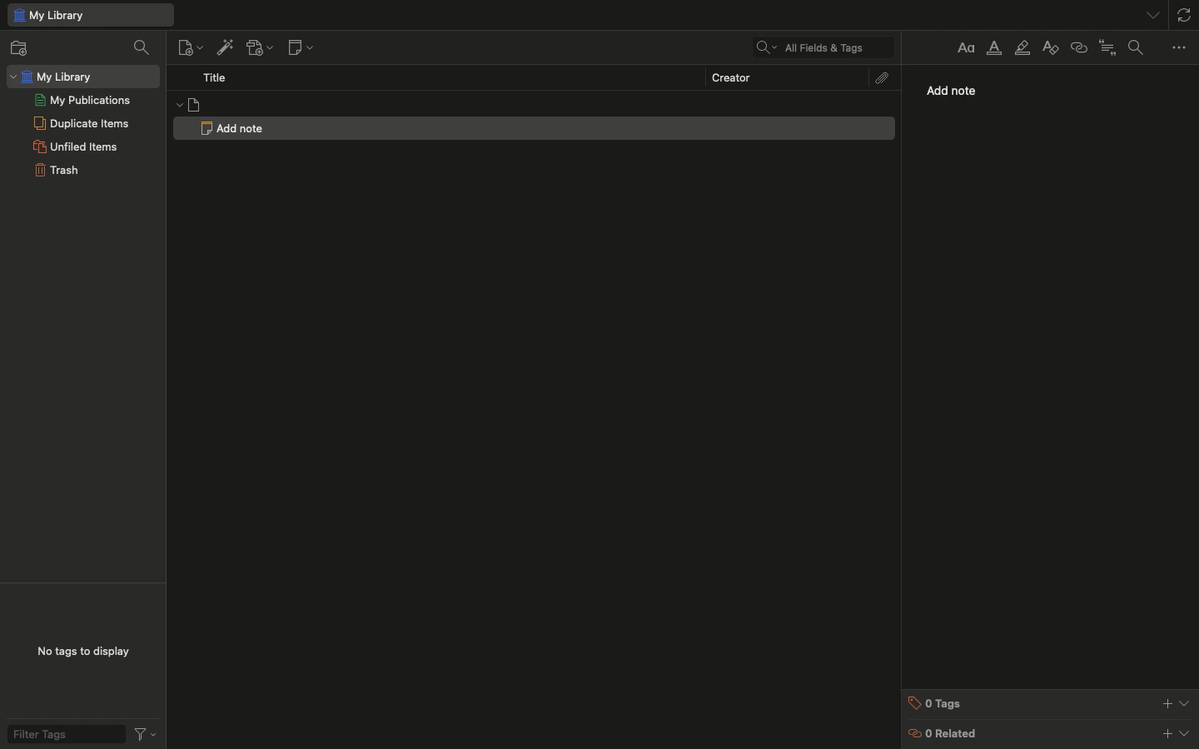  What do you see at coordinates (303, 47) in the screenshot?
I see `New note` at bounding box center [303, 47].